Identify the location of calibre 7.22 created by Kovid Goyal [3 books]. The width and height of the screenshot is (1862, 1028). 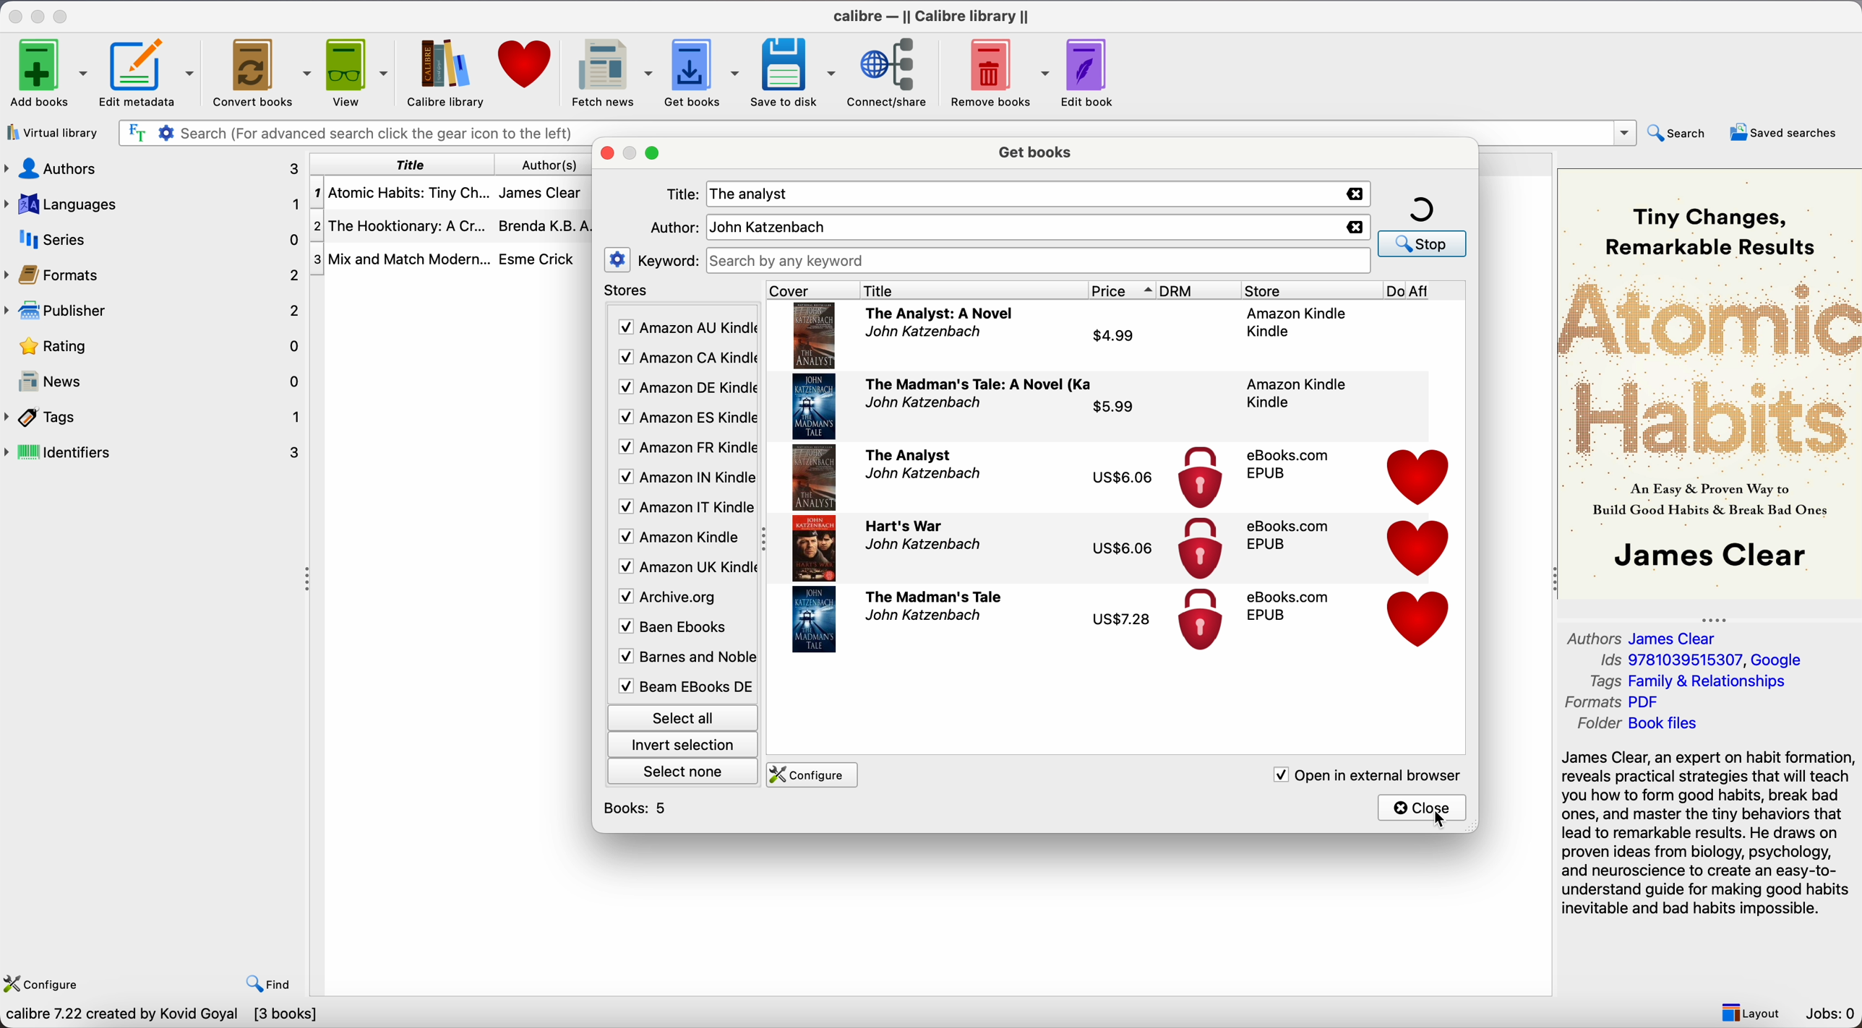
(160, 1016).